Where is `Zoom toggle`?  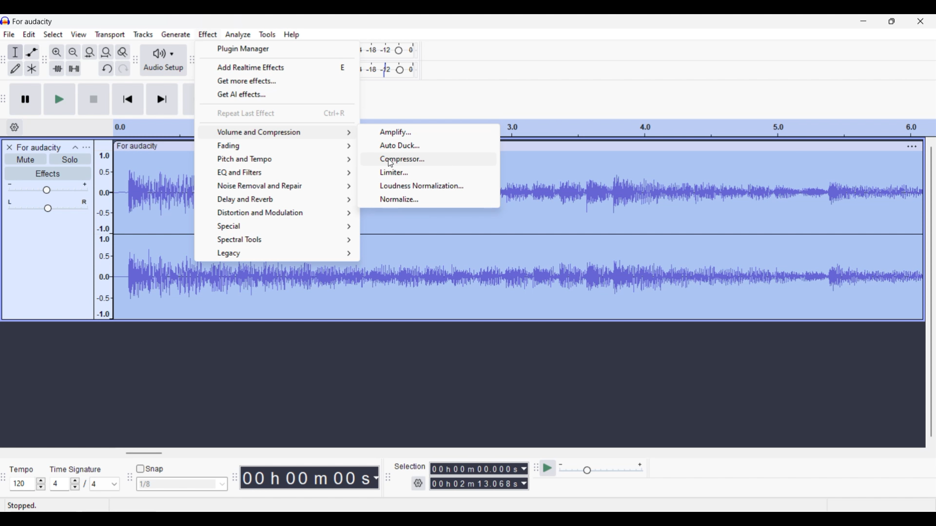 Zoom toggle is located at coordinates (122, 52).